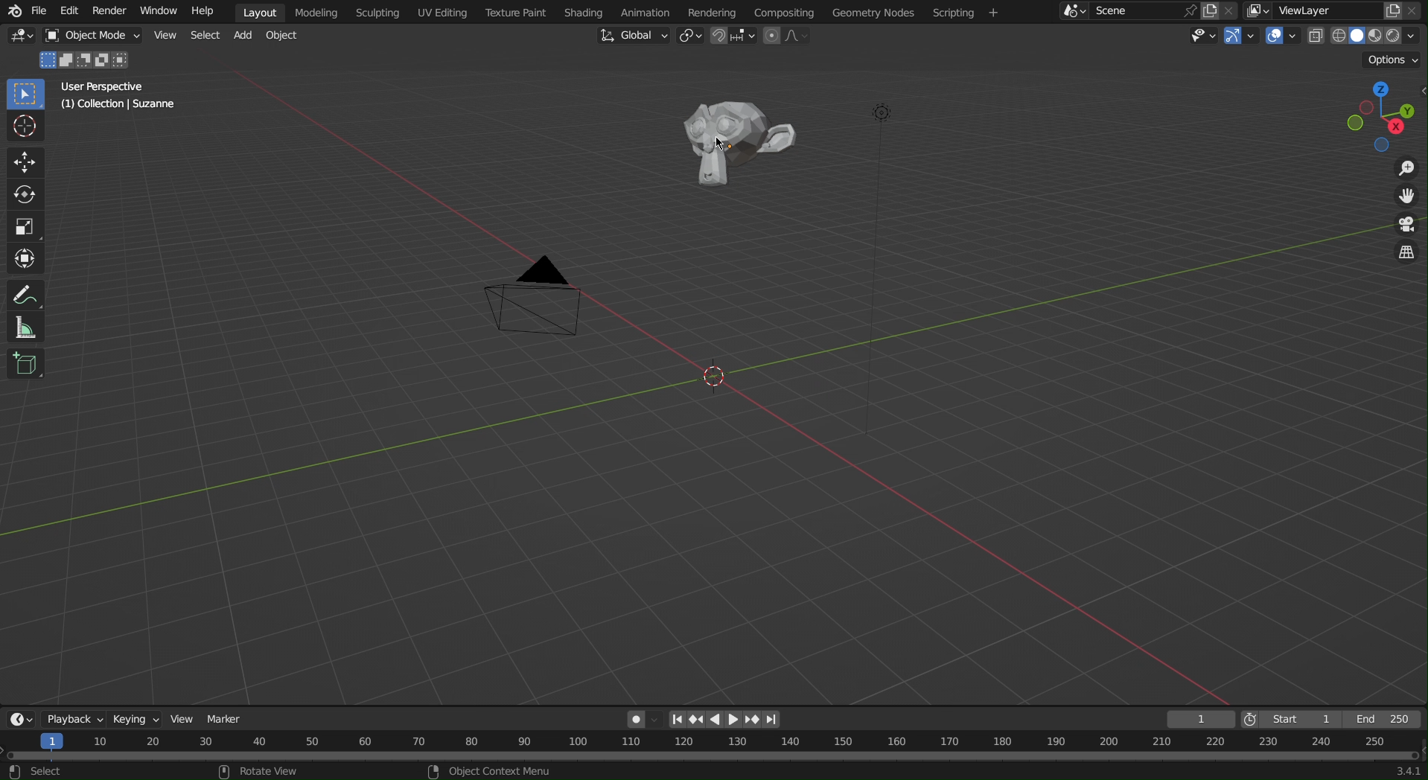  Describe the element at coordinates (16, 12) in the screenshot. I see `logo` at that location.